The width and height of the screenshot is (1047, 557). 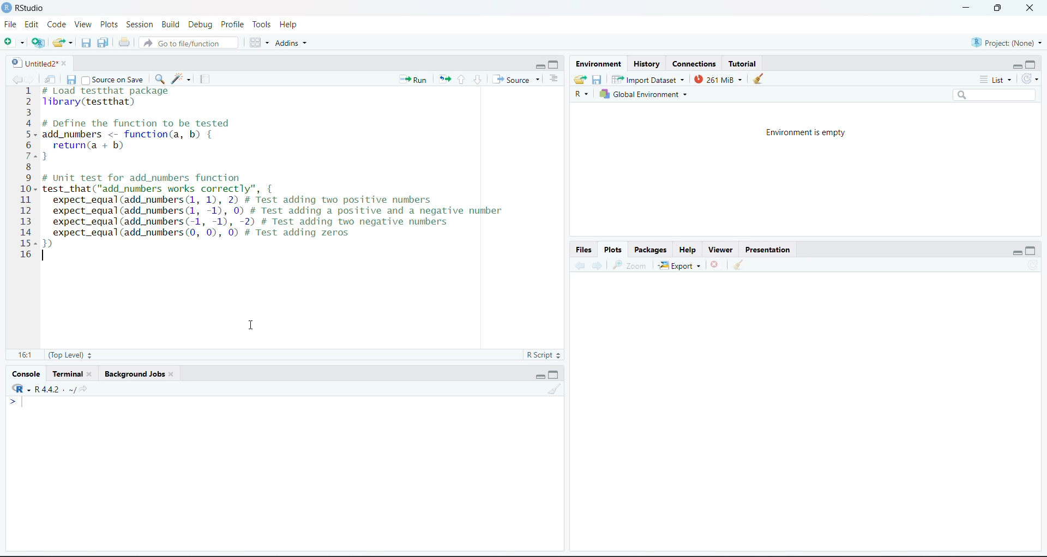 What do you see at coordinates (994, 95) in the screenshot?
I see `Search bar` at bounding box center [994, 95].